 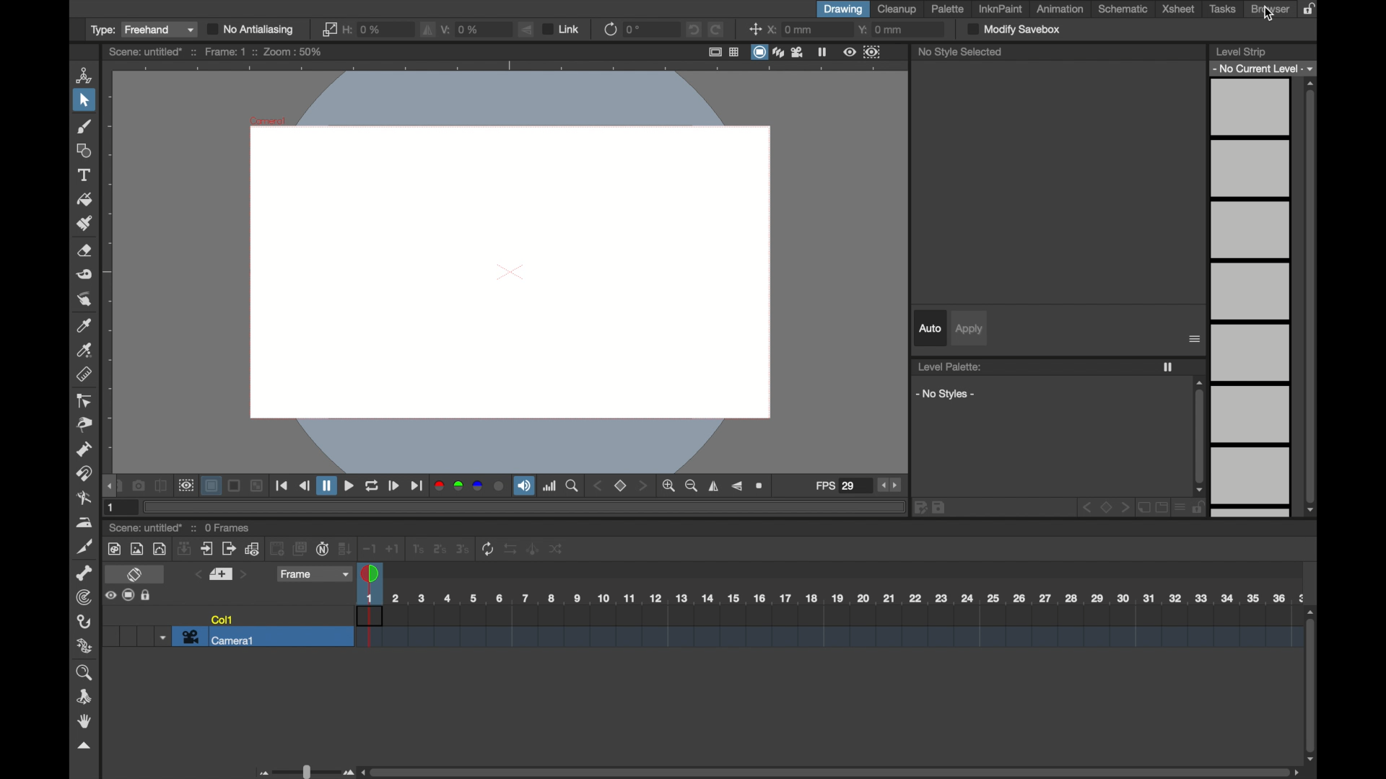 What do you see at coordinates (835, 485) in the screenshot?
I see `fps` at bounding box center [835, 485].